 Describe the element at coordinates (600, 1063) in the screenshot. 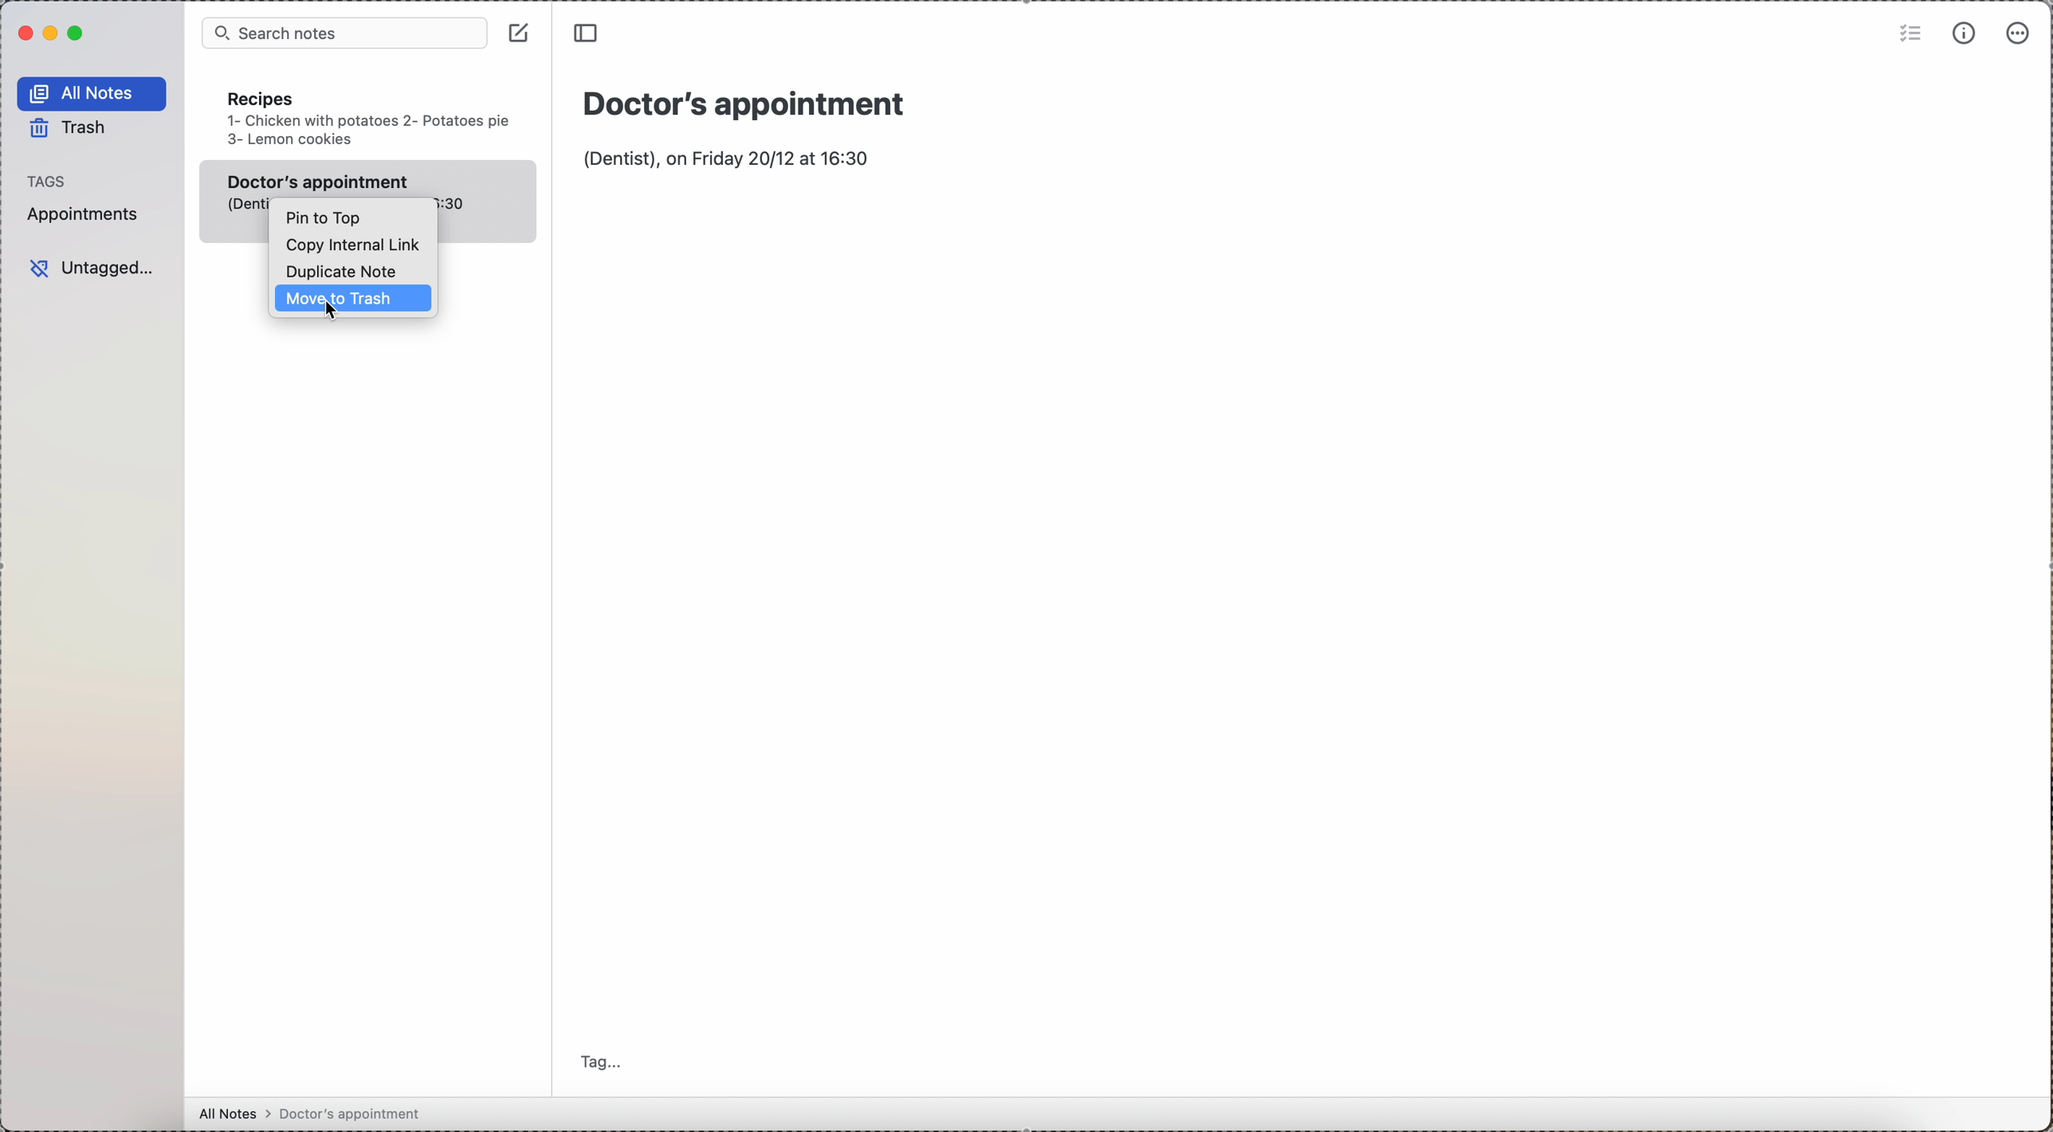

I see `tag` at that location.